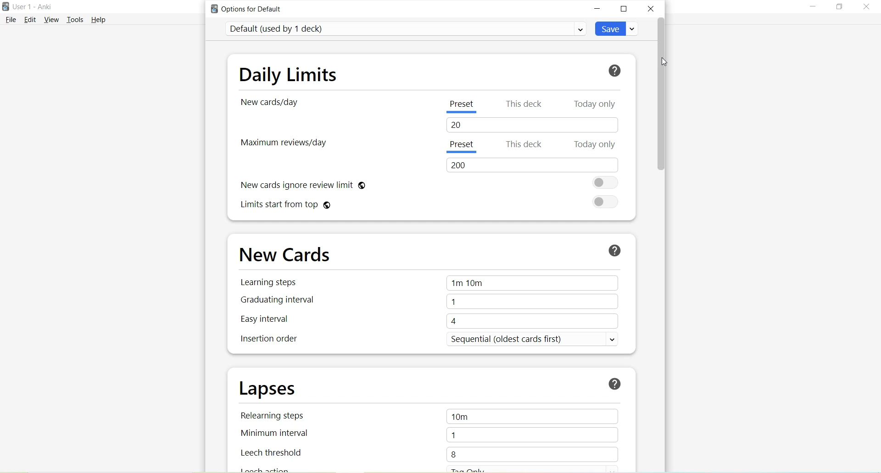 The width and height of the screenshot is (881, 473). What do you see at coordinates (77, 20) in the screenshot?
I see `Tools` at bounding box center [77, 20].